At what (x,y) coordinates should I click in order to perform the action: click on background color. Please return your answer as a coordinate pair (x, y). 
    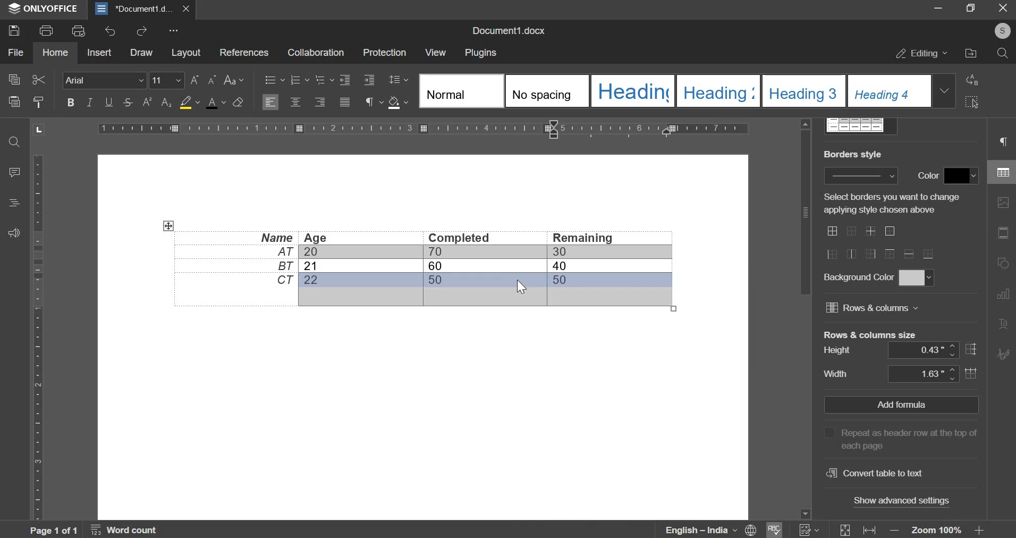
    Looking at the image, I should click on (186, 103).